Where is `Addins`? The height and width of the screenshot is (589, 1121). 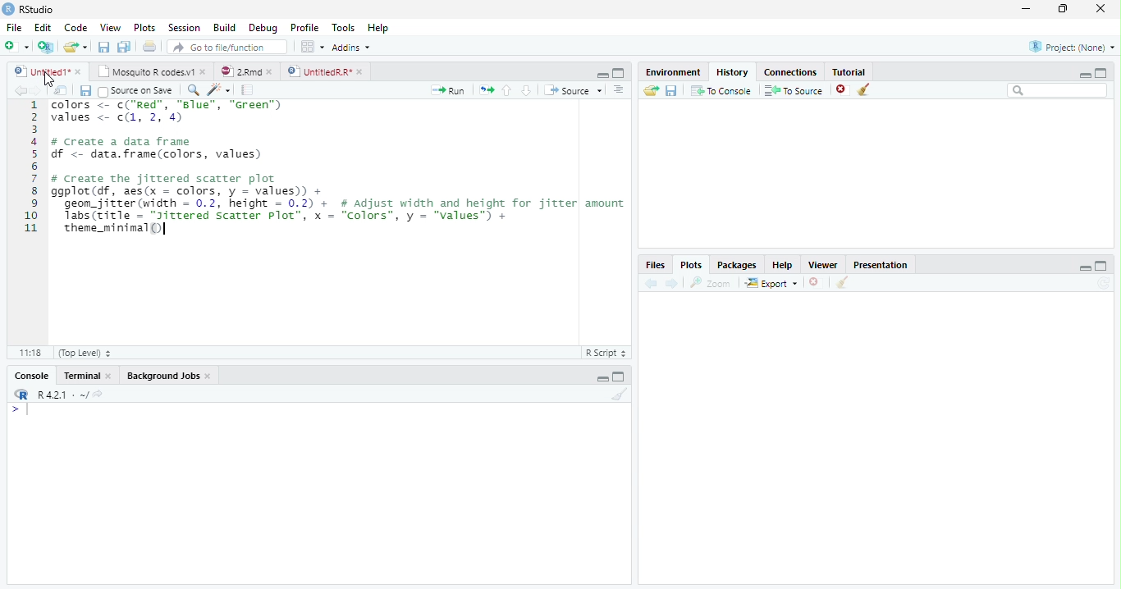 Addins is located at coordinates (351, 48).